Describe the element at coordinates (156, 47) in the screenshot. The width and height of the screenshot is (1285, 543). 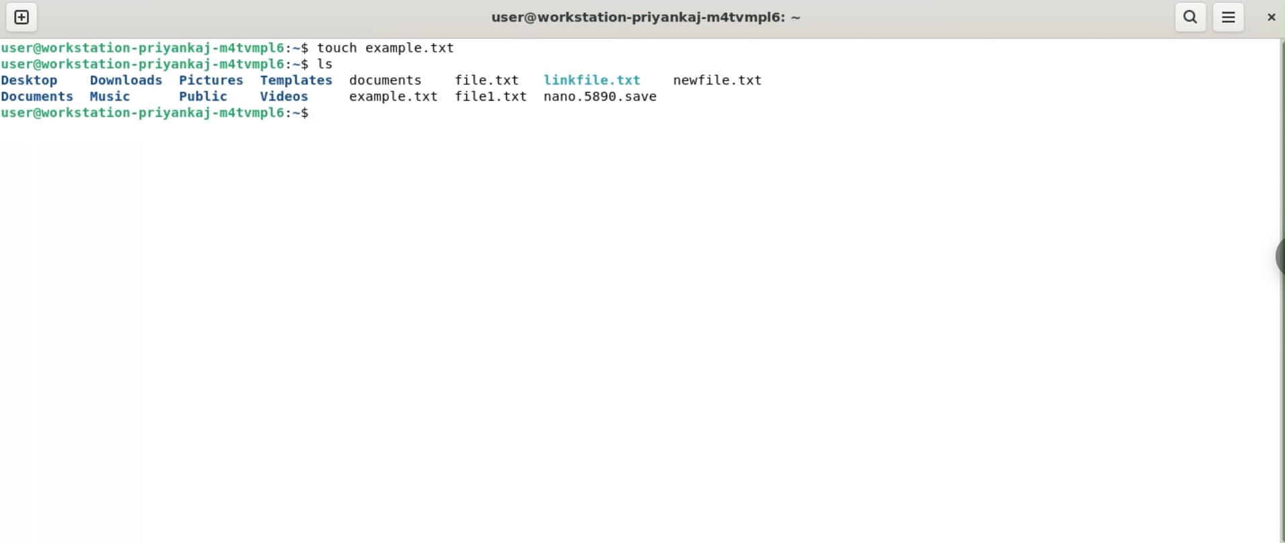
I see `user@workstation-priyankaj-m4tvmpl6: ~$` at that location.